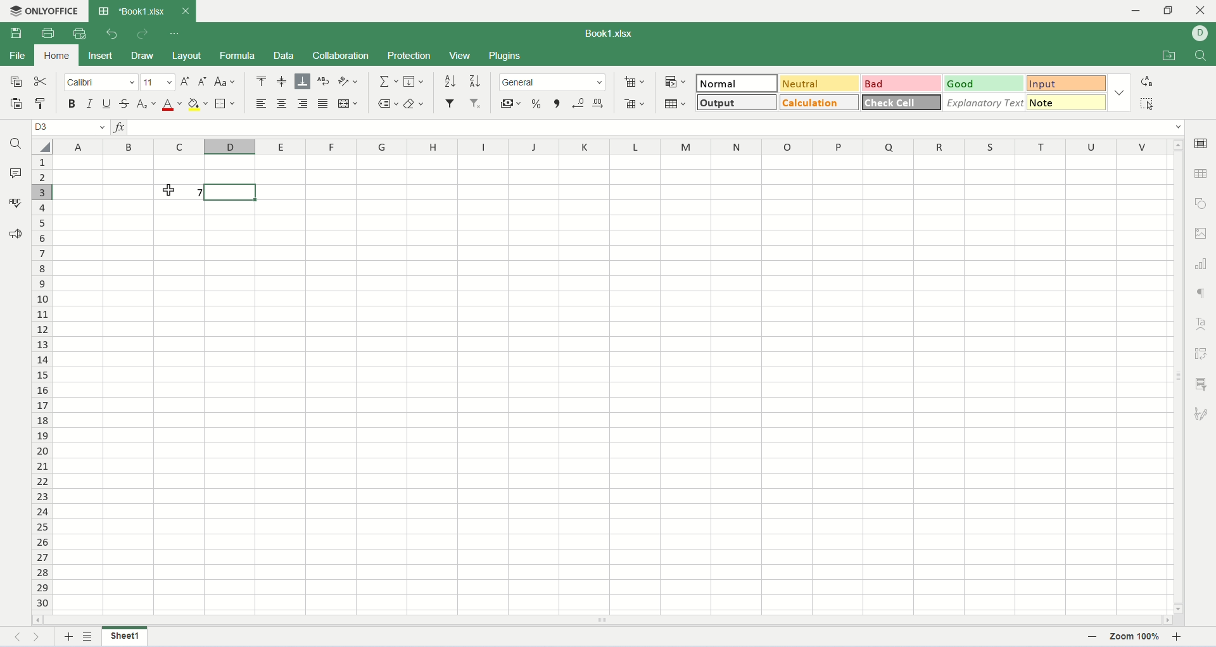 The height and width of the screenshot is (647, 1216). Describe the element at coordinates (414, 105) in the screenshot. I see `clear` at that location.